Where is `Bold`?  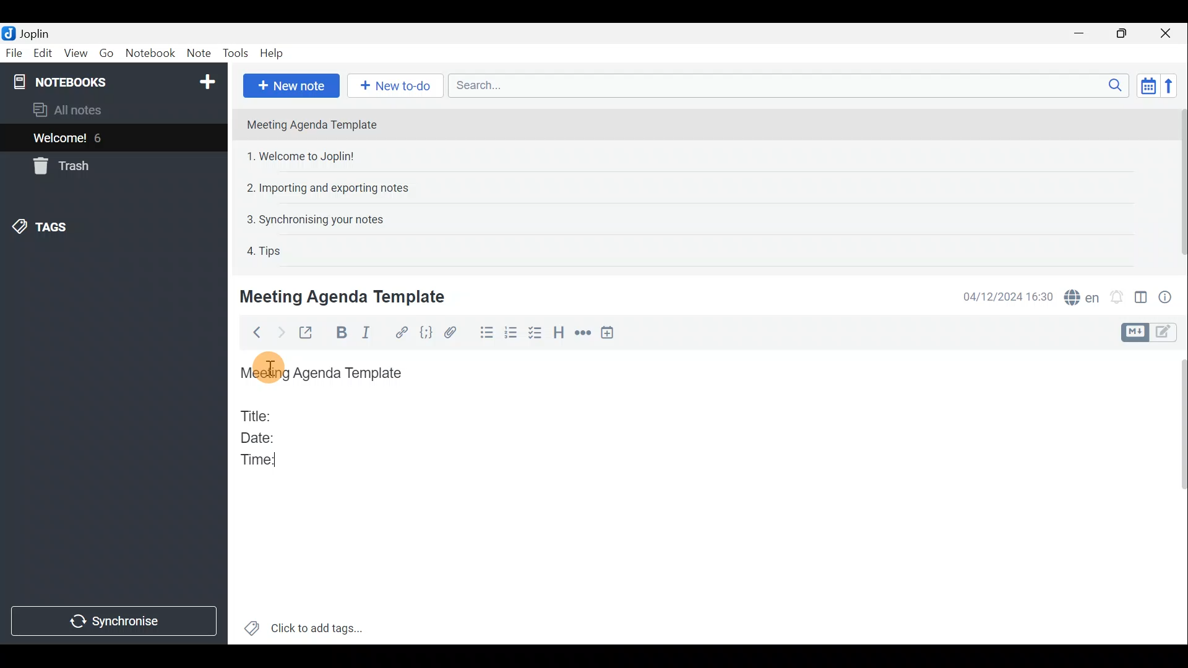 Bold is located at coordinates (342, 333).